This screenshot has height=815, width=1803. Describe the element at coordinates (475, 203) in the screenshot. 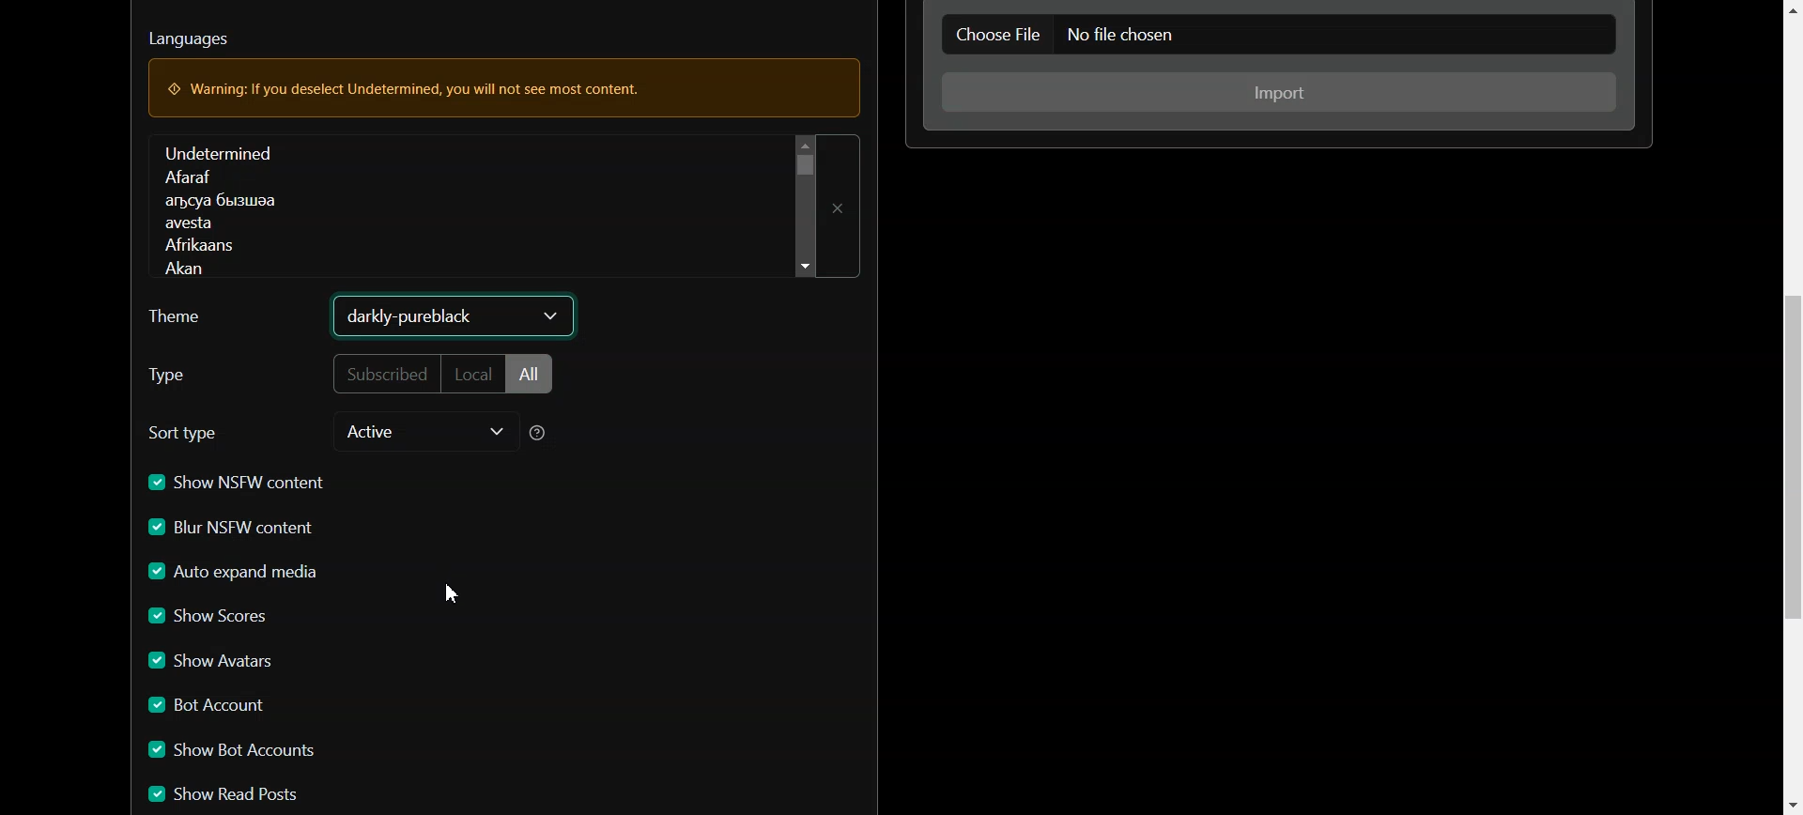

I see `Languages` at that location.